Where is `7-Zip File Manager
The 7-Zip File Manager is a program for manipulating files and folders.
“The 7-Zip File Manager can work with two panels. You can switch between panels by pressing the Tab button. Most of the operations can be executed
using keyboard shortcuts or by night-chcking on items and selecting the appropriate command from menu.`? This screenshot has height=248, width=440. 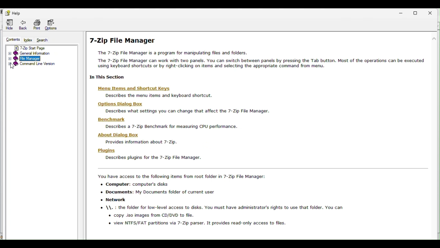 7-Zip File Manager
The 7-Zip File Manager is a program for manipulating files and folders.
“The 7-Zip File Manager can work with two panels. You can switch between panels by pressing the Tab button. Most of the operations can be executed
using keyboard shortcuts or by night-chcking on items and selecting the appropriate command from menu. is located at coordinates (256, 52).